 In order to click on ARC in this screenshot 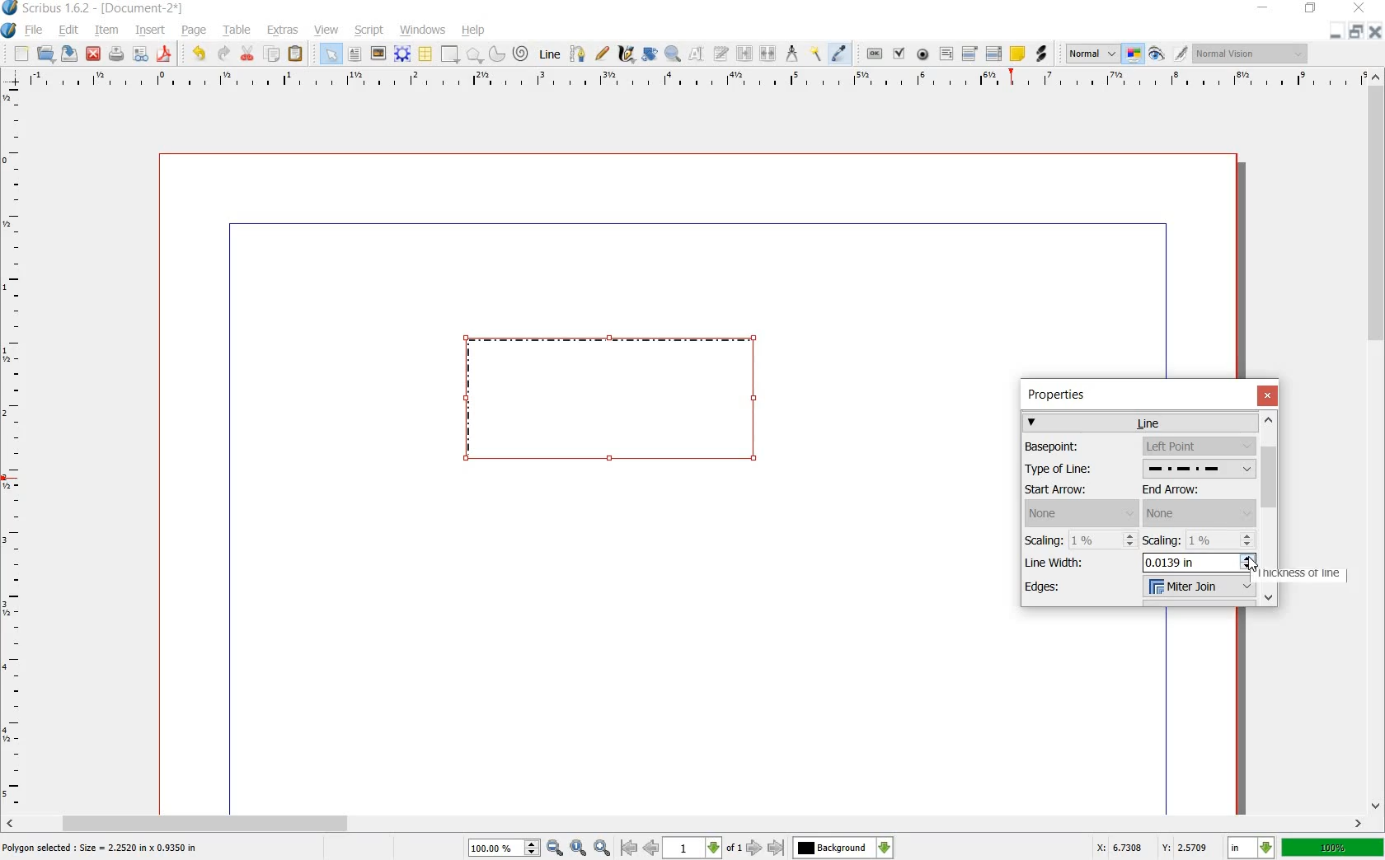, I will do `click(497, 53)`.